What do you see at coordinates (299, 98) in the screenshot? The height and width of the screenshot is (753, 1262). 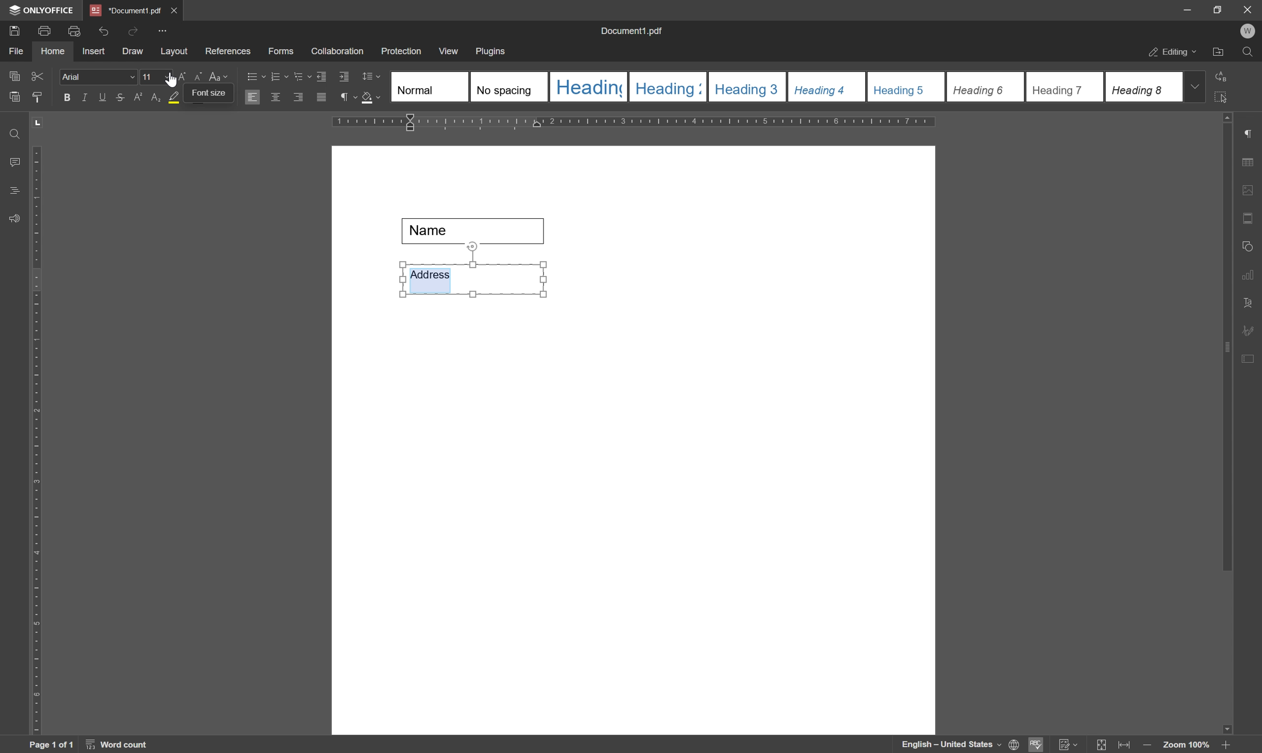 I see `Align right` at bounding box center [299, 98].